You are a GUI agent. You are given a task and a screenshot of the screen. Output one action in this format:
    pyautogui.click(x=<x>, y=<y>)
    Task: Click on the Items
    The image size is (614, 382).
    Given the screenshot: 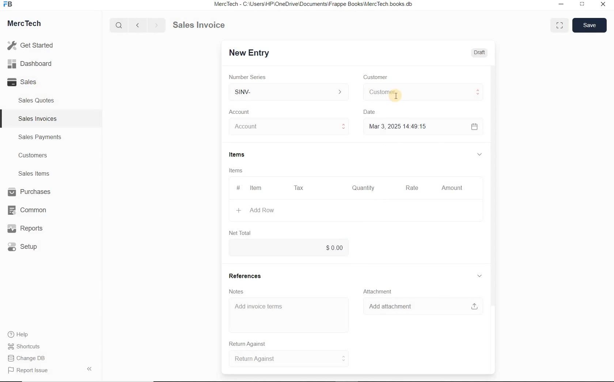 What is the action you would take?
    pyautogui.click(x=237, y=171)
    